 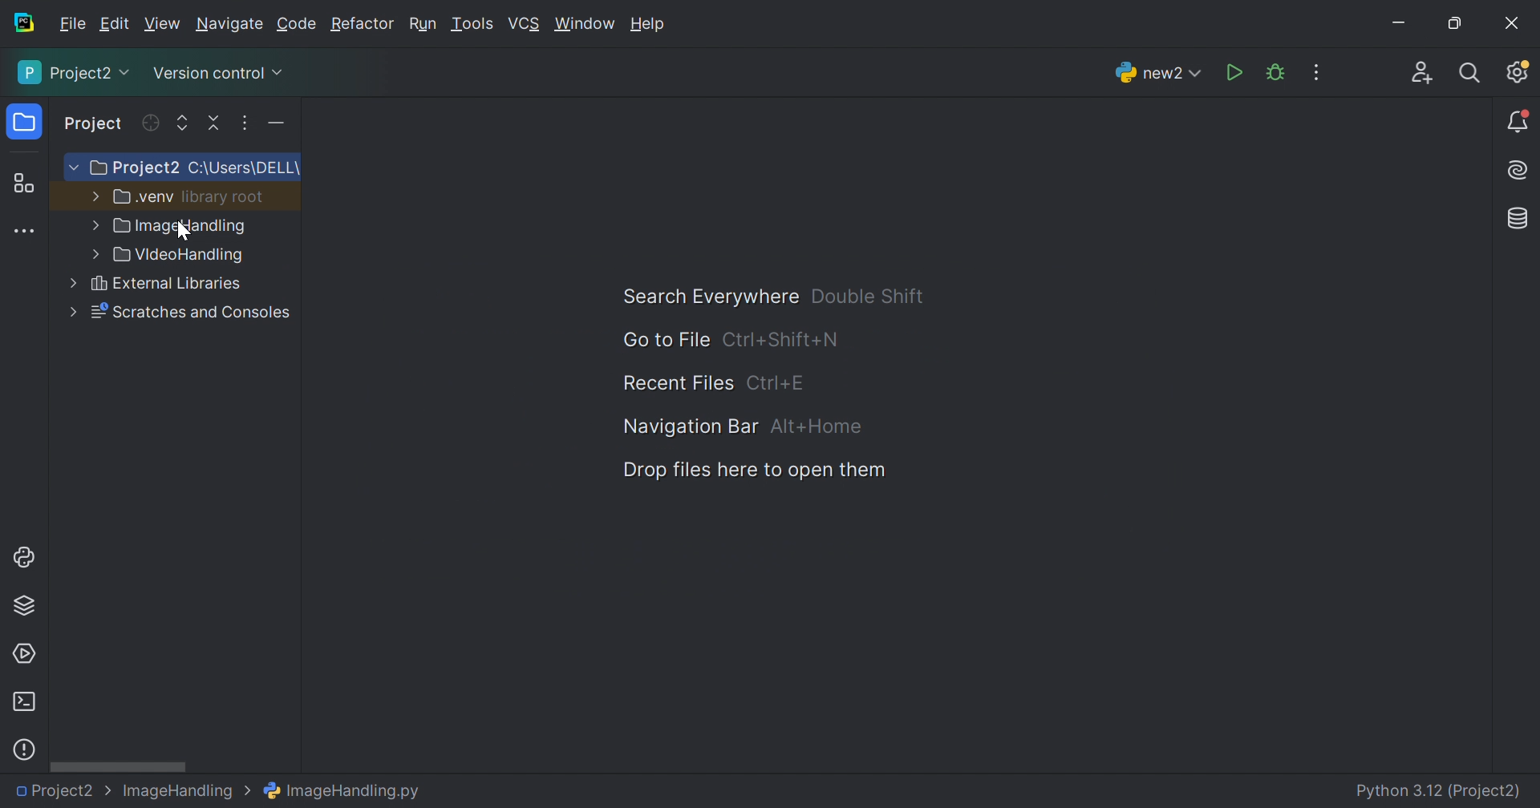 What do you see at coordinates (23, 654) in the screenshot?
I see `Services` at bounding box center [23, 654].